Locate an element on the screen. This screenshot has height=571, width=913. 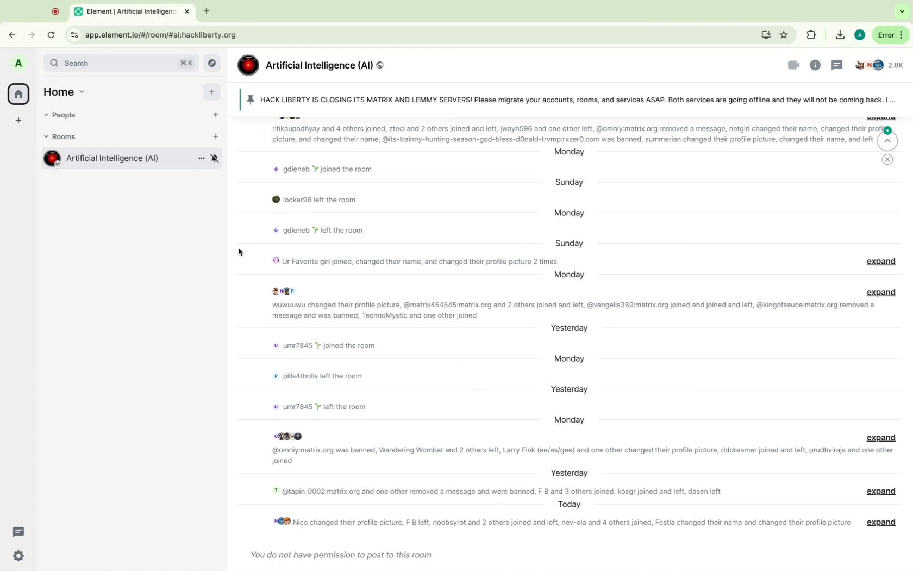
extentions is located at coordinates (812, 35).